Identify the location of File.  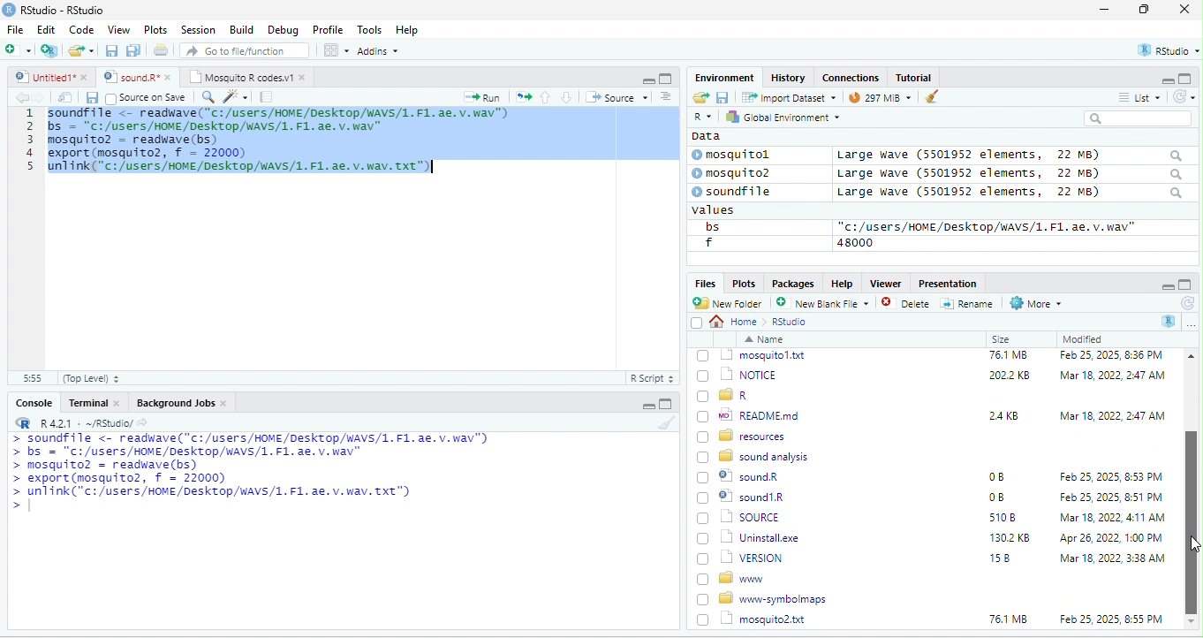
(15, 29).